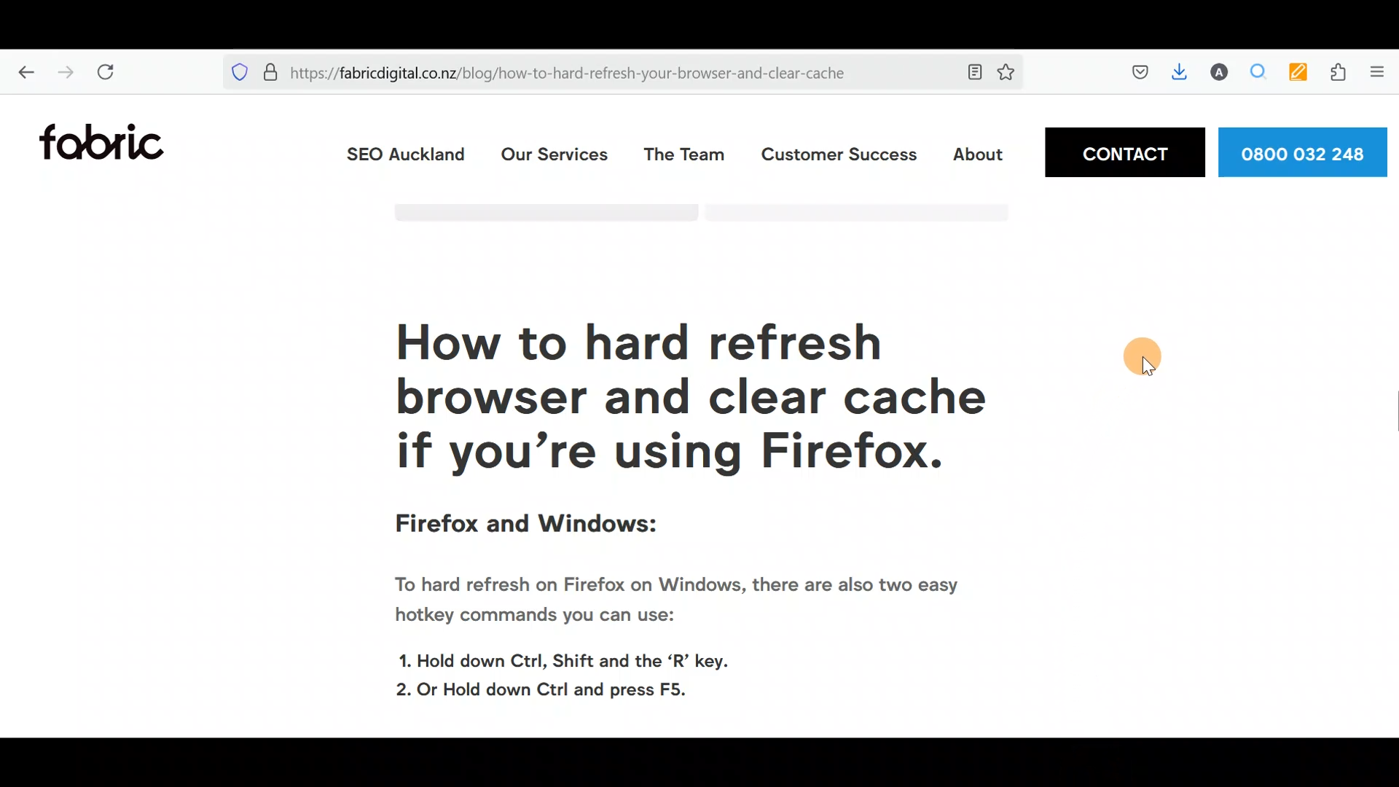 The height and width of the screenshot is (787, 1399). What do you see at coordinates (528, 528) in the screenshot?
I see `Firefox and Windows` at bounding box center [528, 528].